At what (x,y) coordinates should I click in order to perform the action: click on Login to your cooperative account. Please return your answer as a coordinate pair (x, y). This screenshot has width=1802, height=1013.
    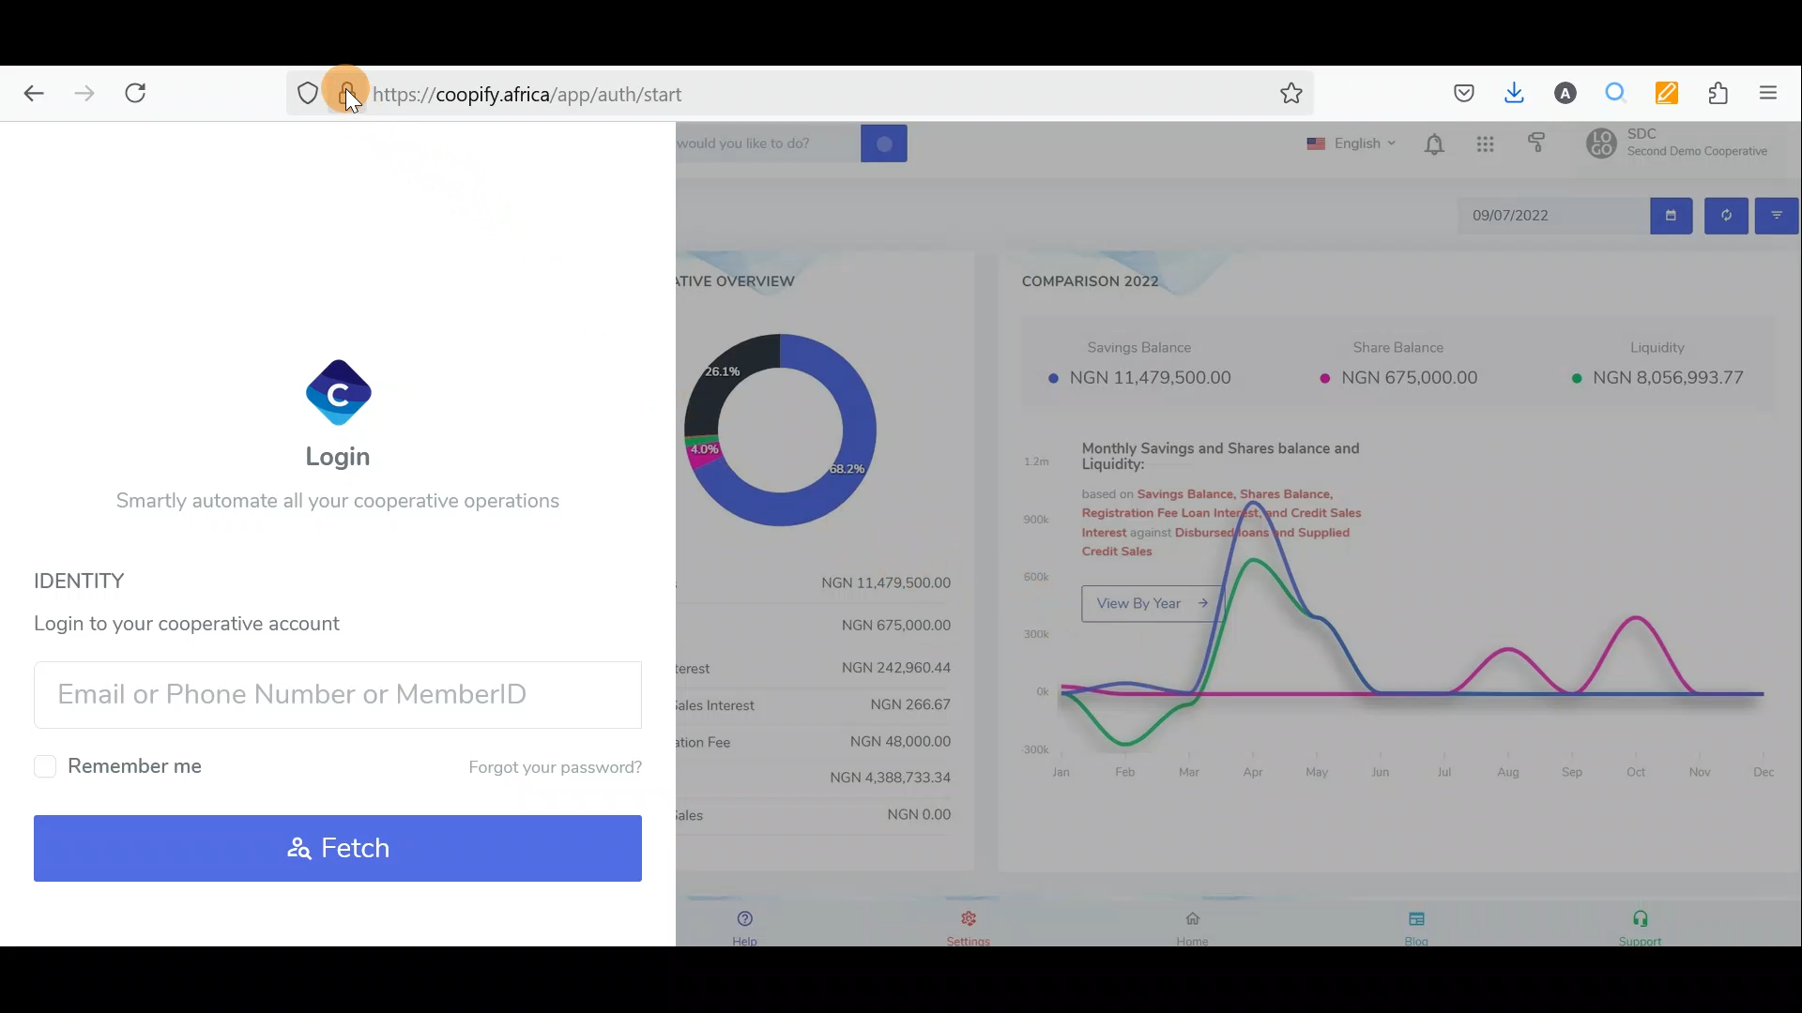
    Looking at the image, I should click on (201, 620).